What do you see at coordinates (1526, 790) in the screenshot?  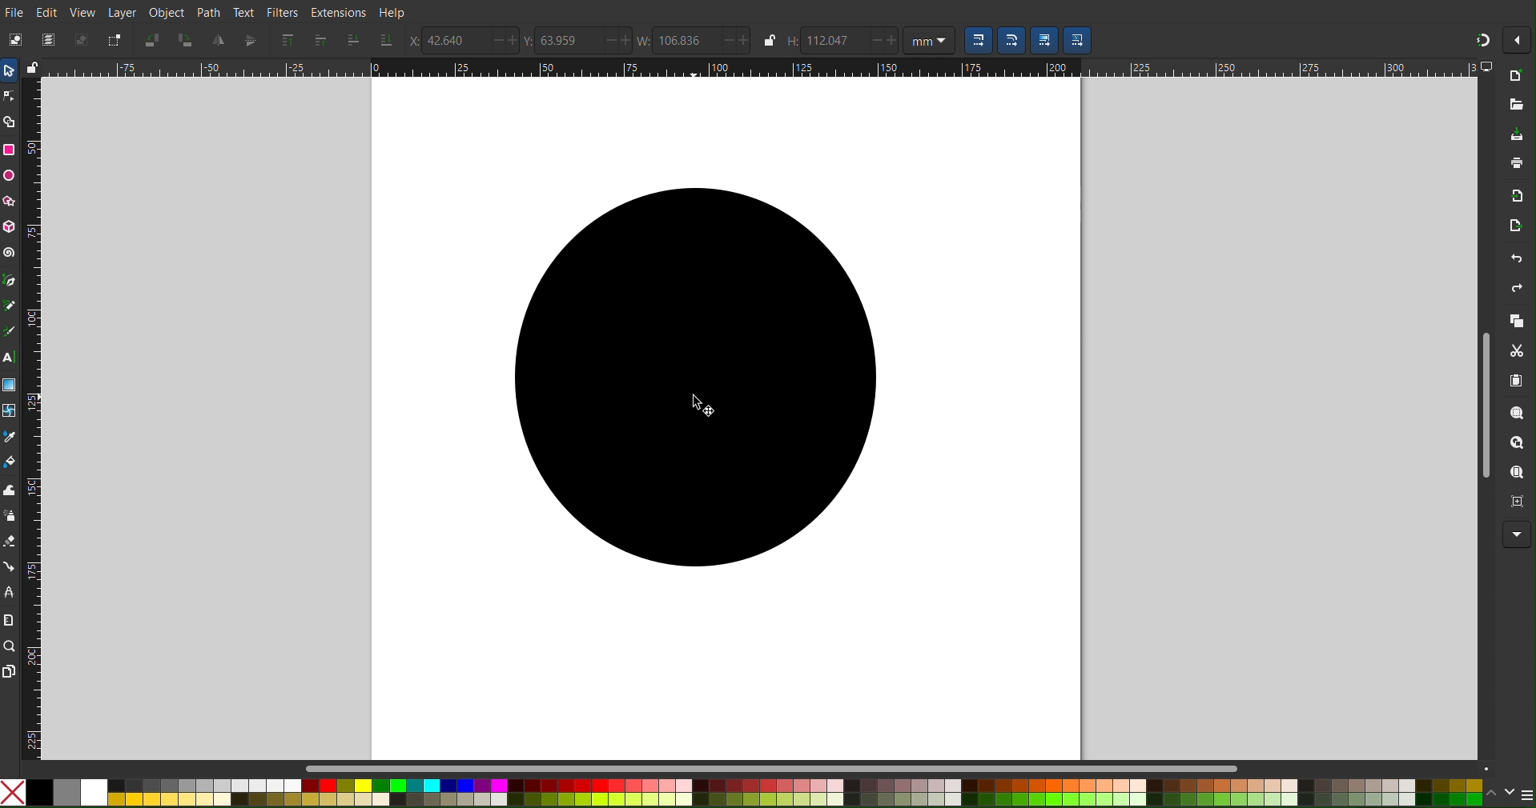 I see `menu` at bounding box center [1526, 790].